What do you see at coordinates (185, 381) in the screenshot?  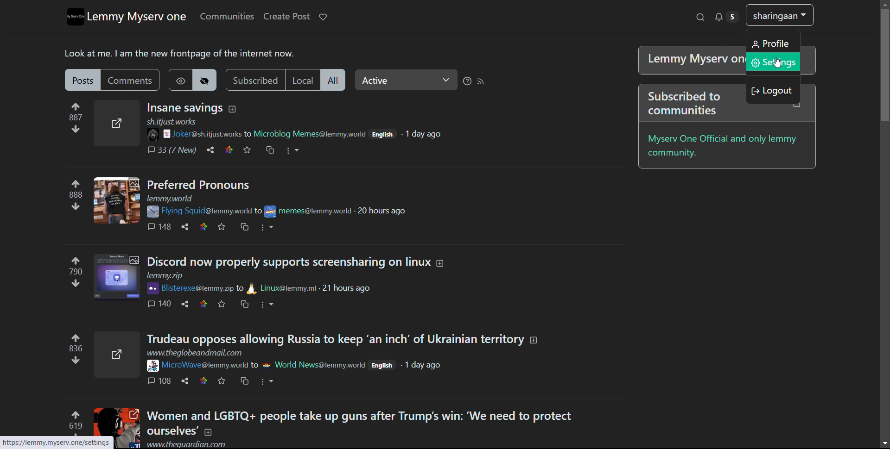 I see `share` at bounding box center [185, 381].